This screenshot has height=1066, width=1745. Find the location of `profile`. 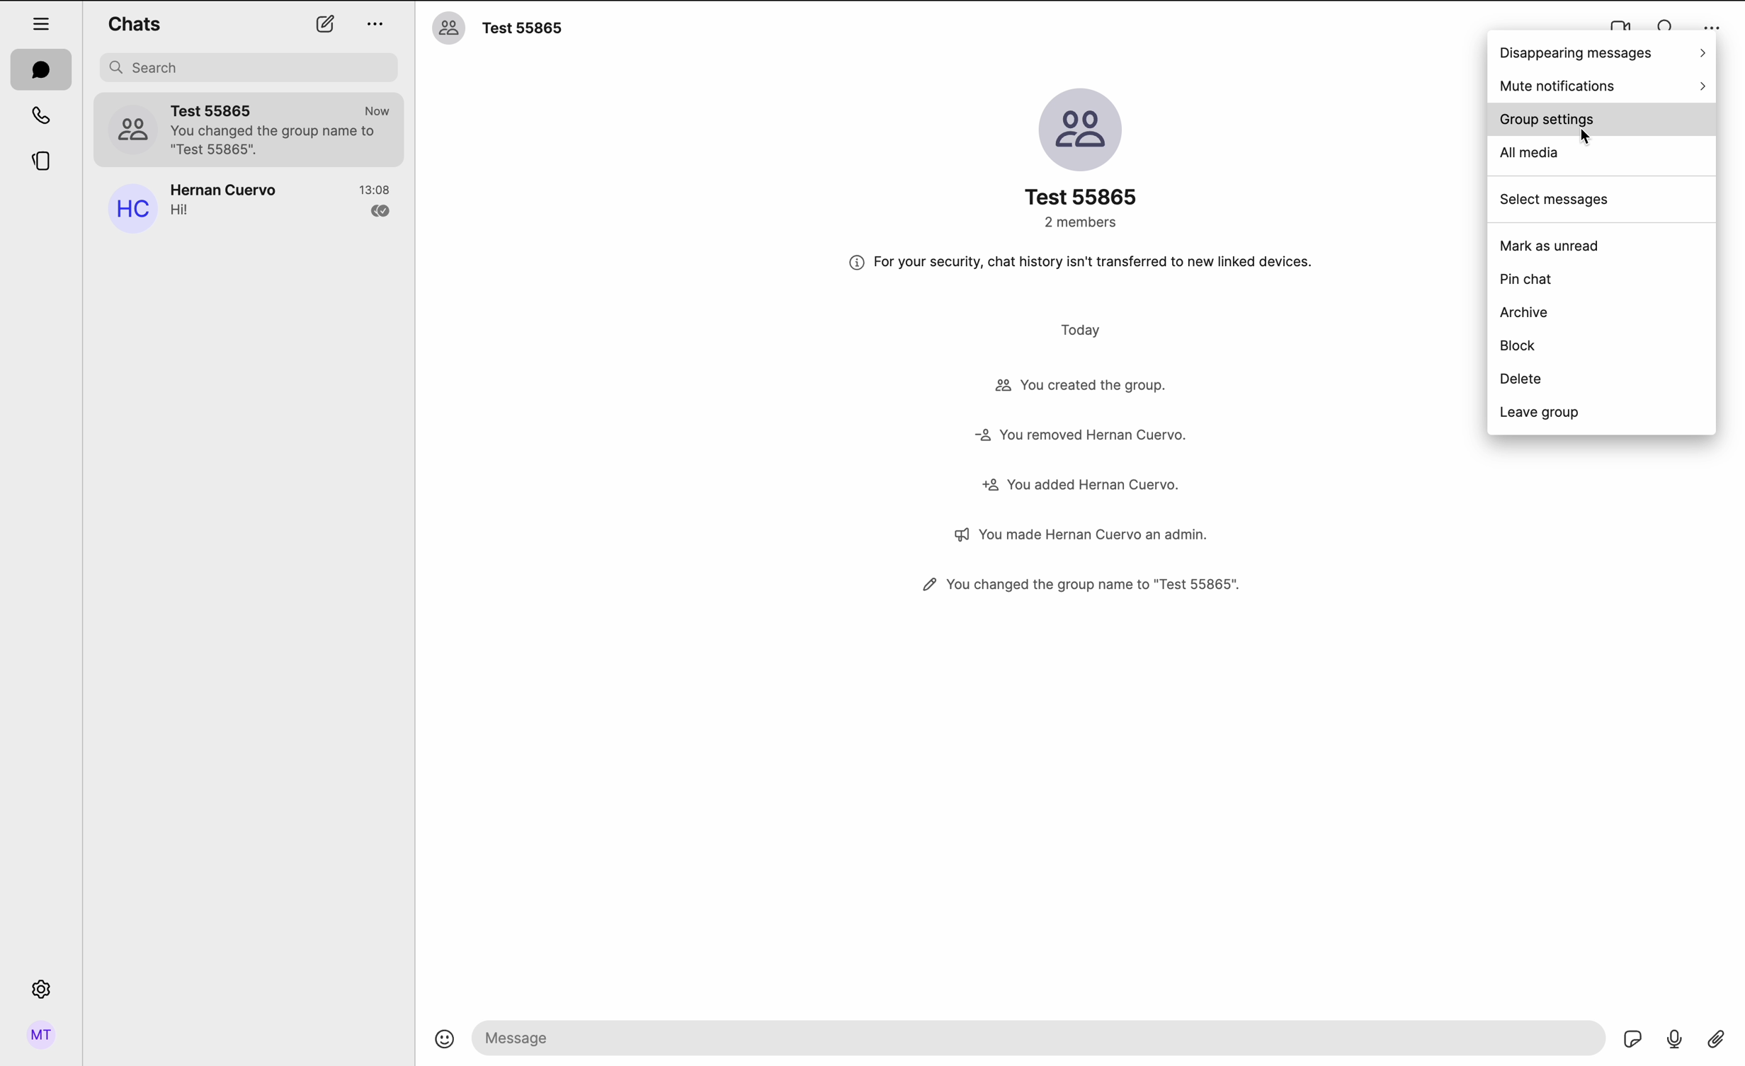

profile is located at coordinates (43, 1036).